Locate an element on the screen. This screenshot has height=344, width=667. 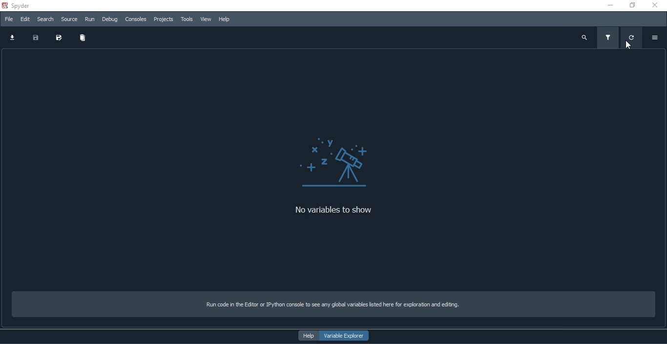
delete is located at coordinates (81, 39).